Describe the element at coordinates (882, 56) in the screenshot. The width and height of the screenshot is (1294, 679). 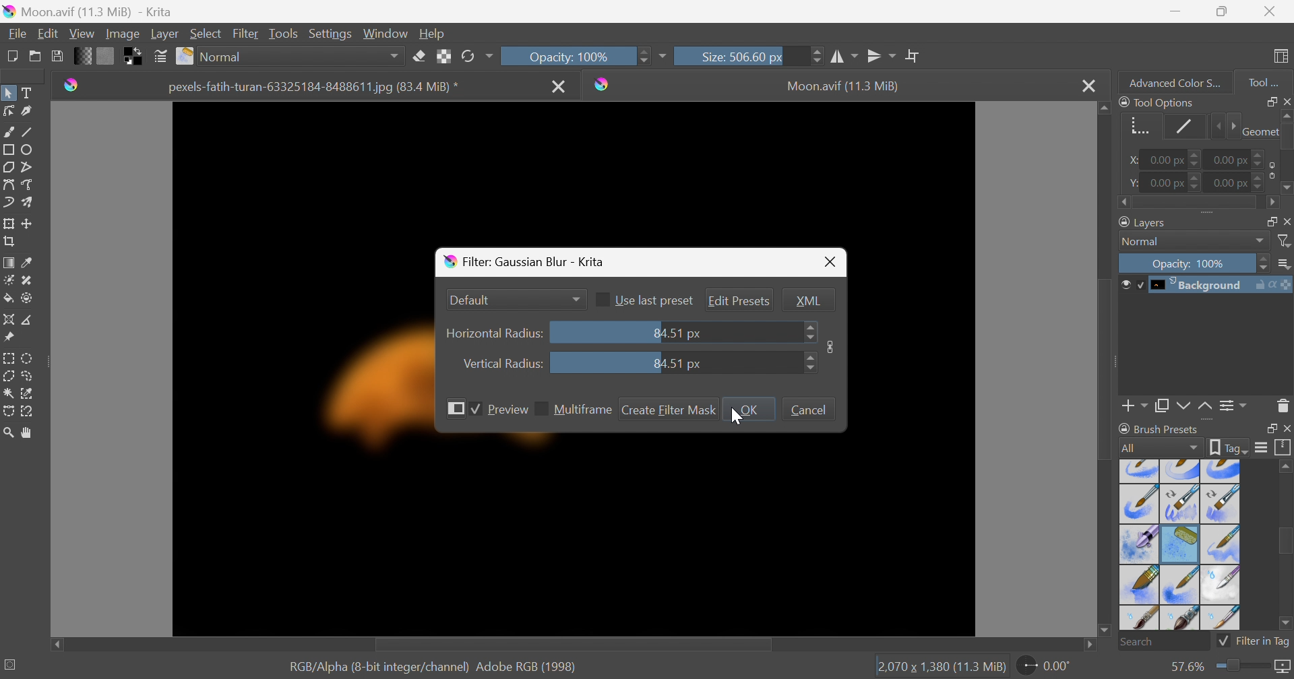
I see `Vertical mirror tool` at that location.